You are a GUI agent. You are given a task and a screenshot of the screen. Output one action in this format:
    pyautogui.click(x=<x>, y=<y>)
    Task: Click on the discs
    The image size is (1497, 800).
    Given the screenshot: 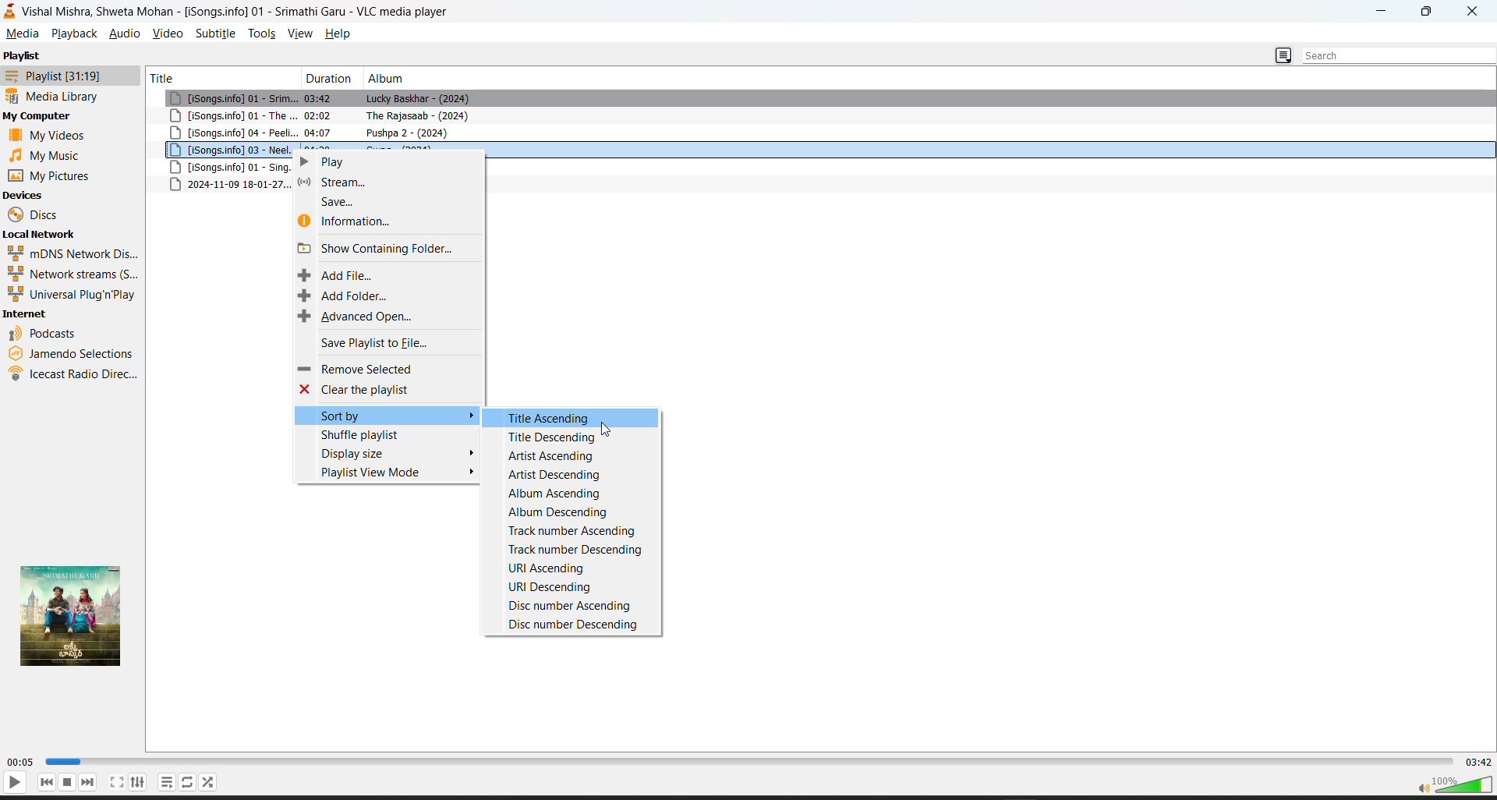 What is the action you would take?
    pyautogui.click(x=37, y=214)
    